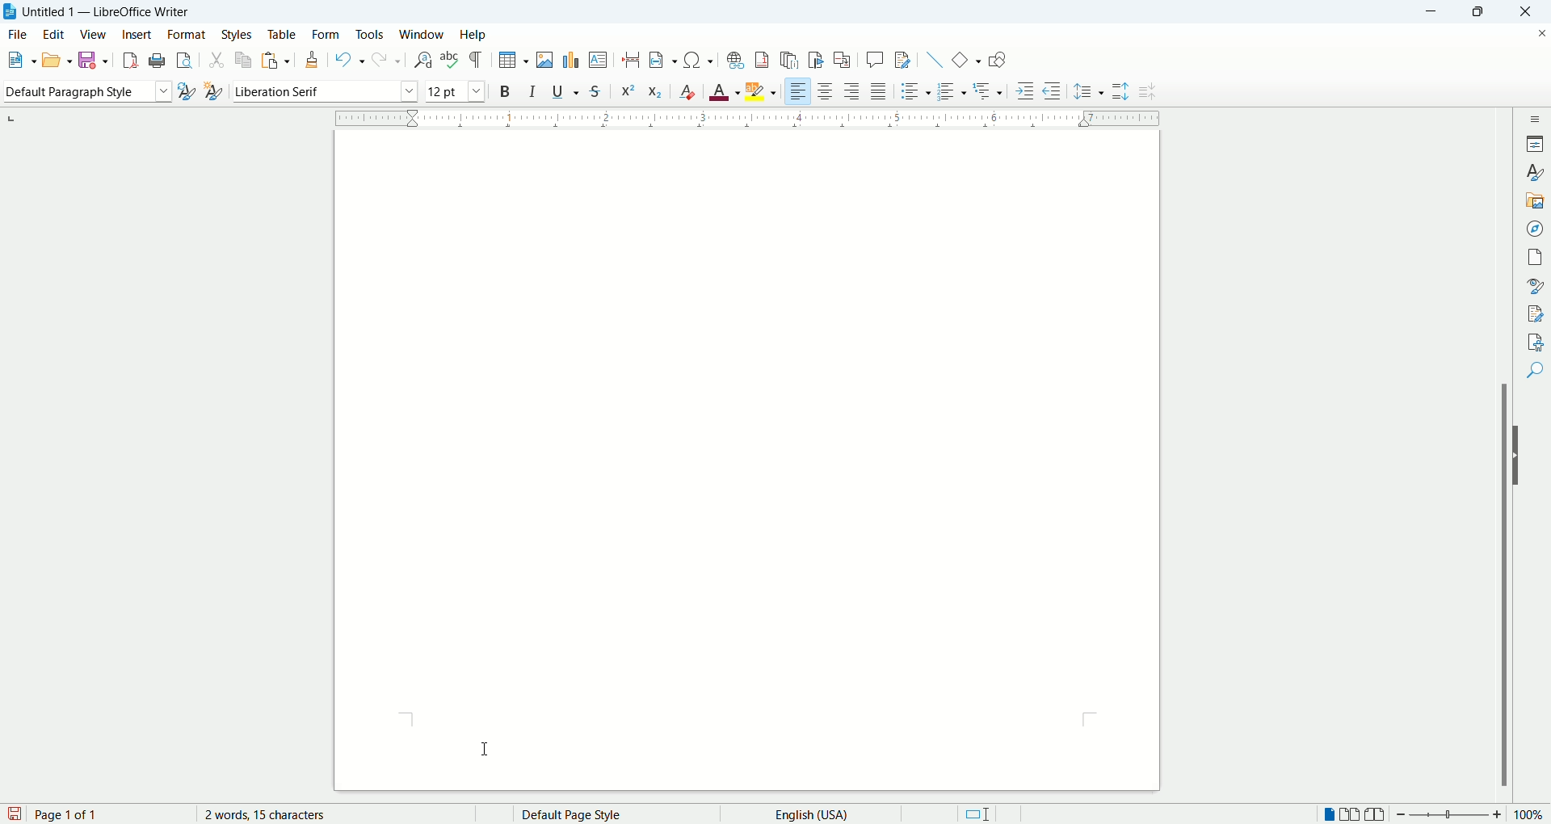  I want to click on Untitled 1 - LibreOffice Writer, so click(110, 11).